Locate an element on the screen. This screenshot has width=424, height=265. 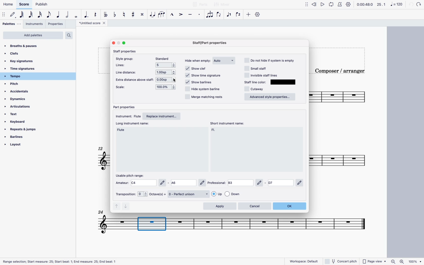
minimize is located at coordinates (119, 43).